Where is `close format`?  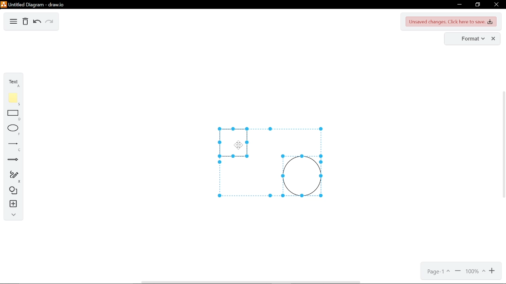 close format is located at coordinates (493, 39).